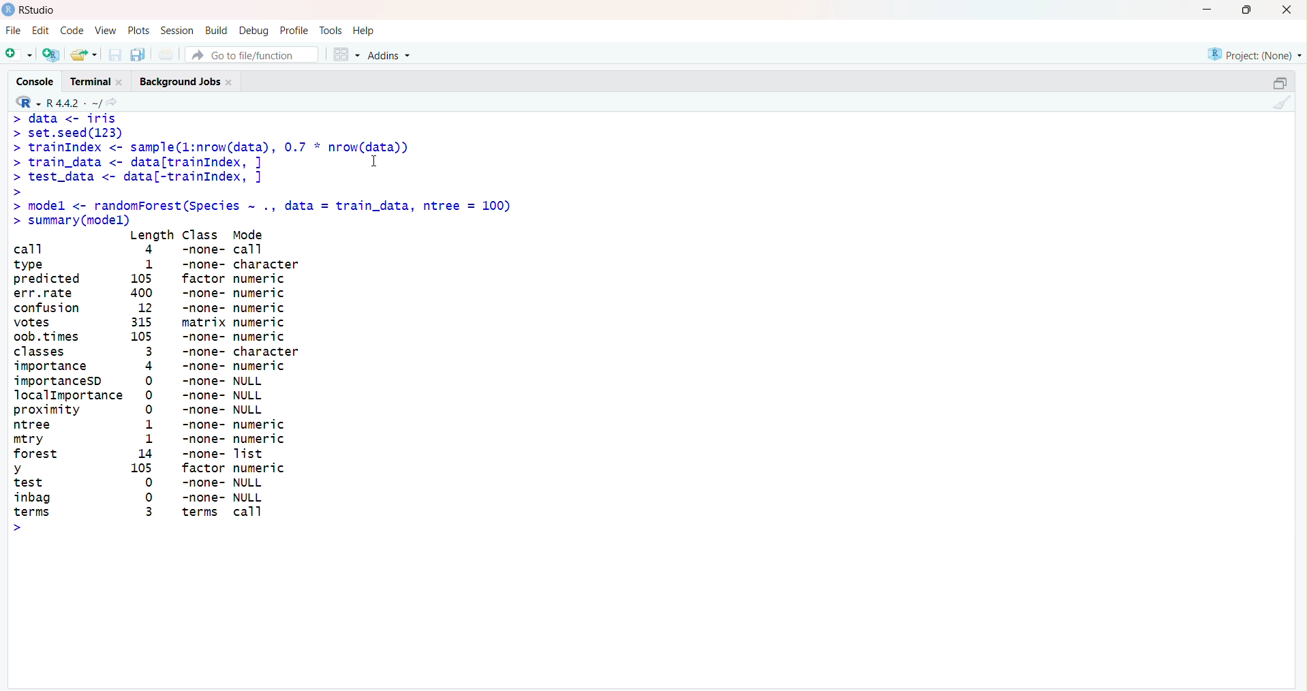 Image resolution: width=1307 pixels, height=691 pixels. What do you see at coordinates (16, 220) in the screenshot?
I see `Prompt cursor` at bounding box center [16, 220].